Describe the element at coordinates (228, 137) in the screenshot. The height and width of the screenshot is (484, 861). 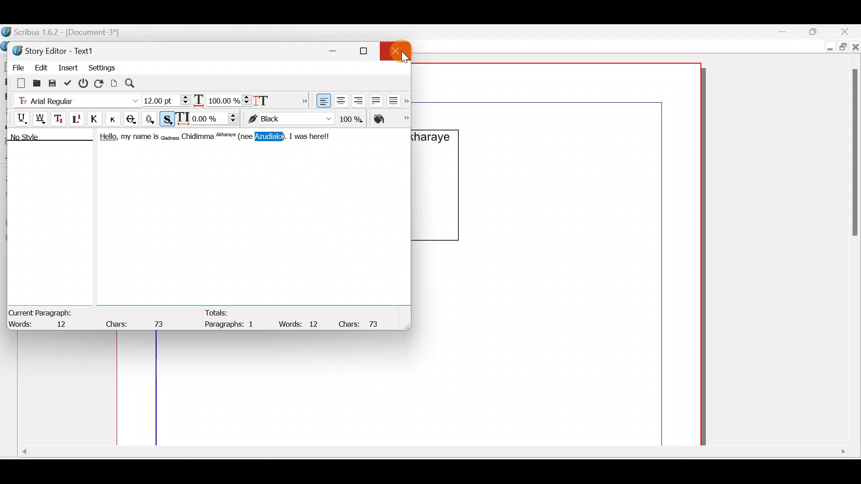
I see `Akharaye` at that location.